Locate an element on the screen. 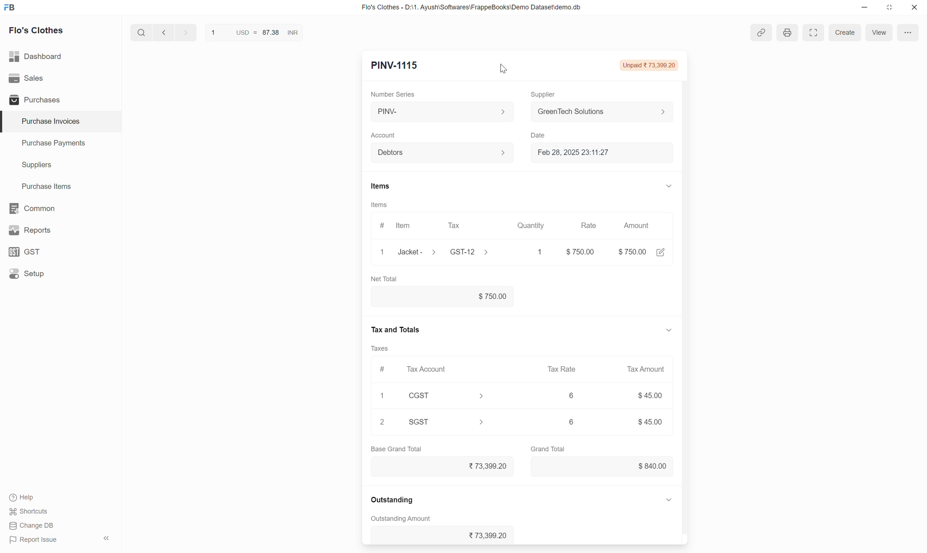 This screenshot has width=927, height=553. Tax is located at coordinates (469, 226).